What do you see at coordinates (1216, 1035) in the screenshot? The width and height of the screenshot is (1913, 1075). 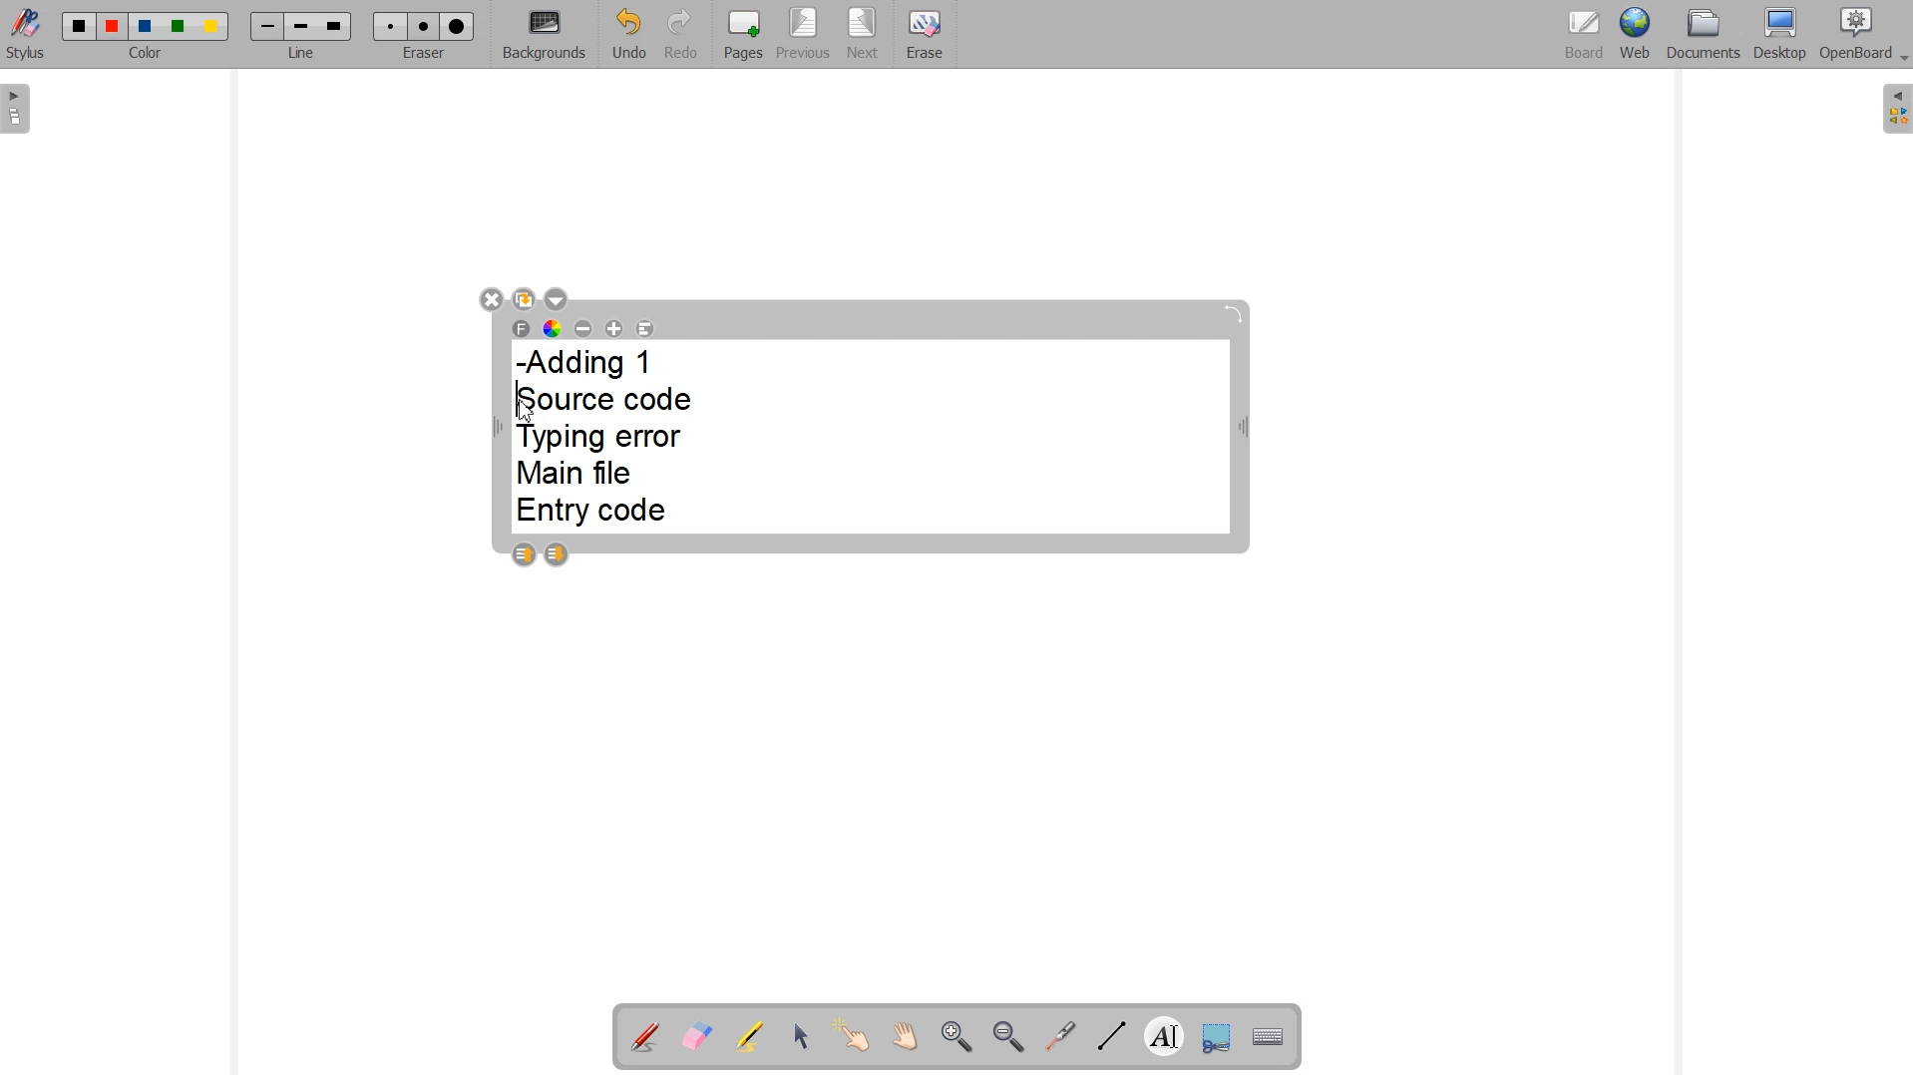 I see `Capture part of the screen` at bounding box center [1216, 1035].